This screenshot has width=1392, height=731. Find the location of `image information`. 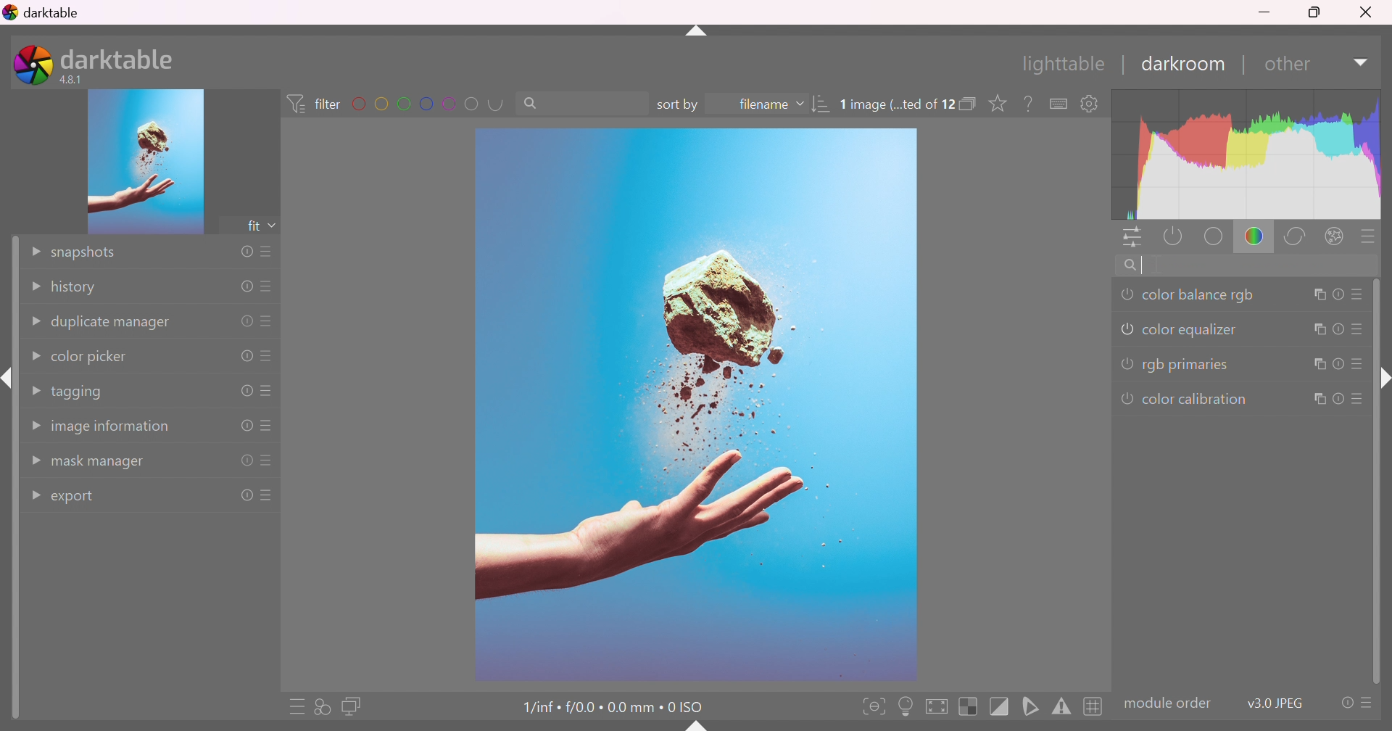

image information is located at coordinates (115, 428).